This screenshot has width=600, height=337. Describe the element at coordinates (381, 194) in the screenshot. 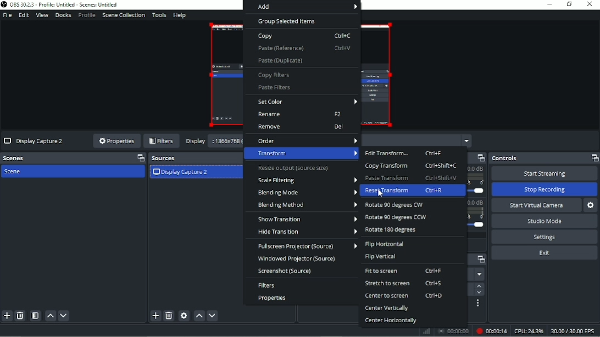

I see `Pointer` at that location.